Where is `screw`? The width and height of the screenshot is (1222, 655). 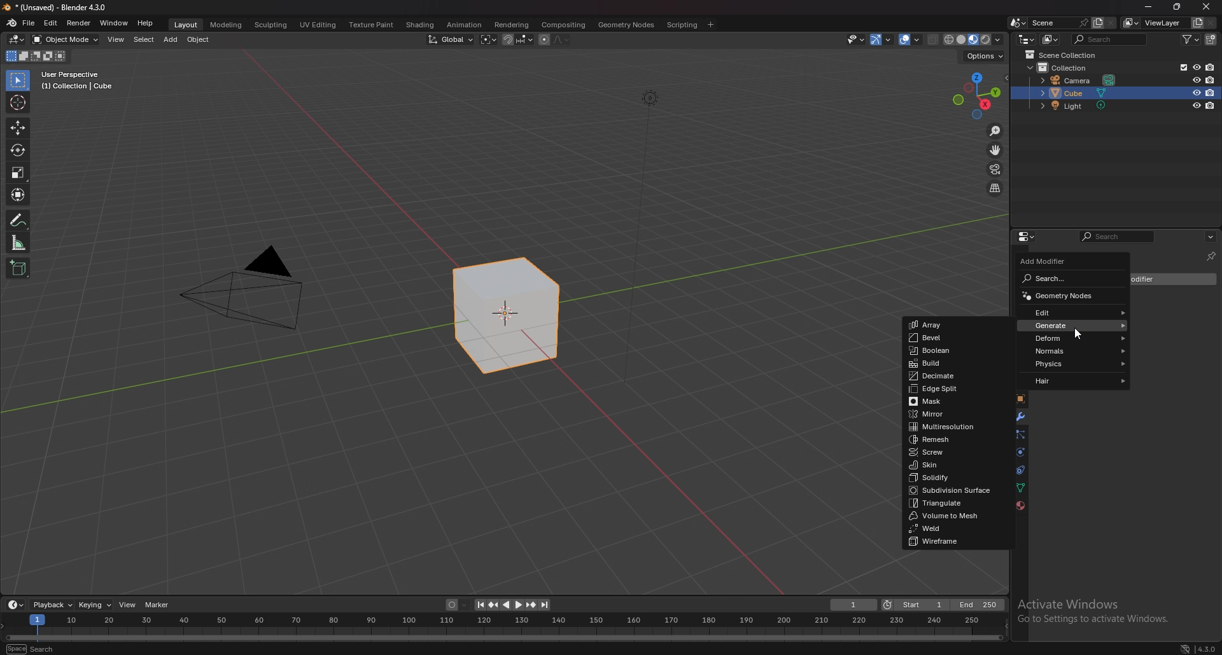 screw is located at coordinates (952, 452).